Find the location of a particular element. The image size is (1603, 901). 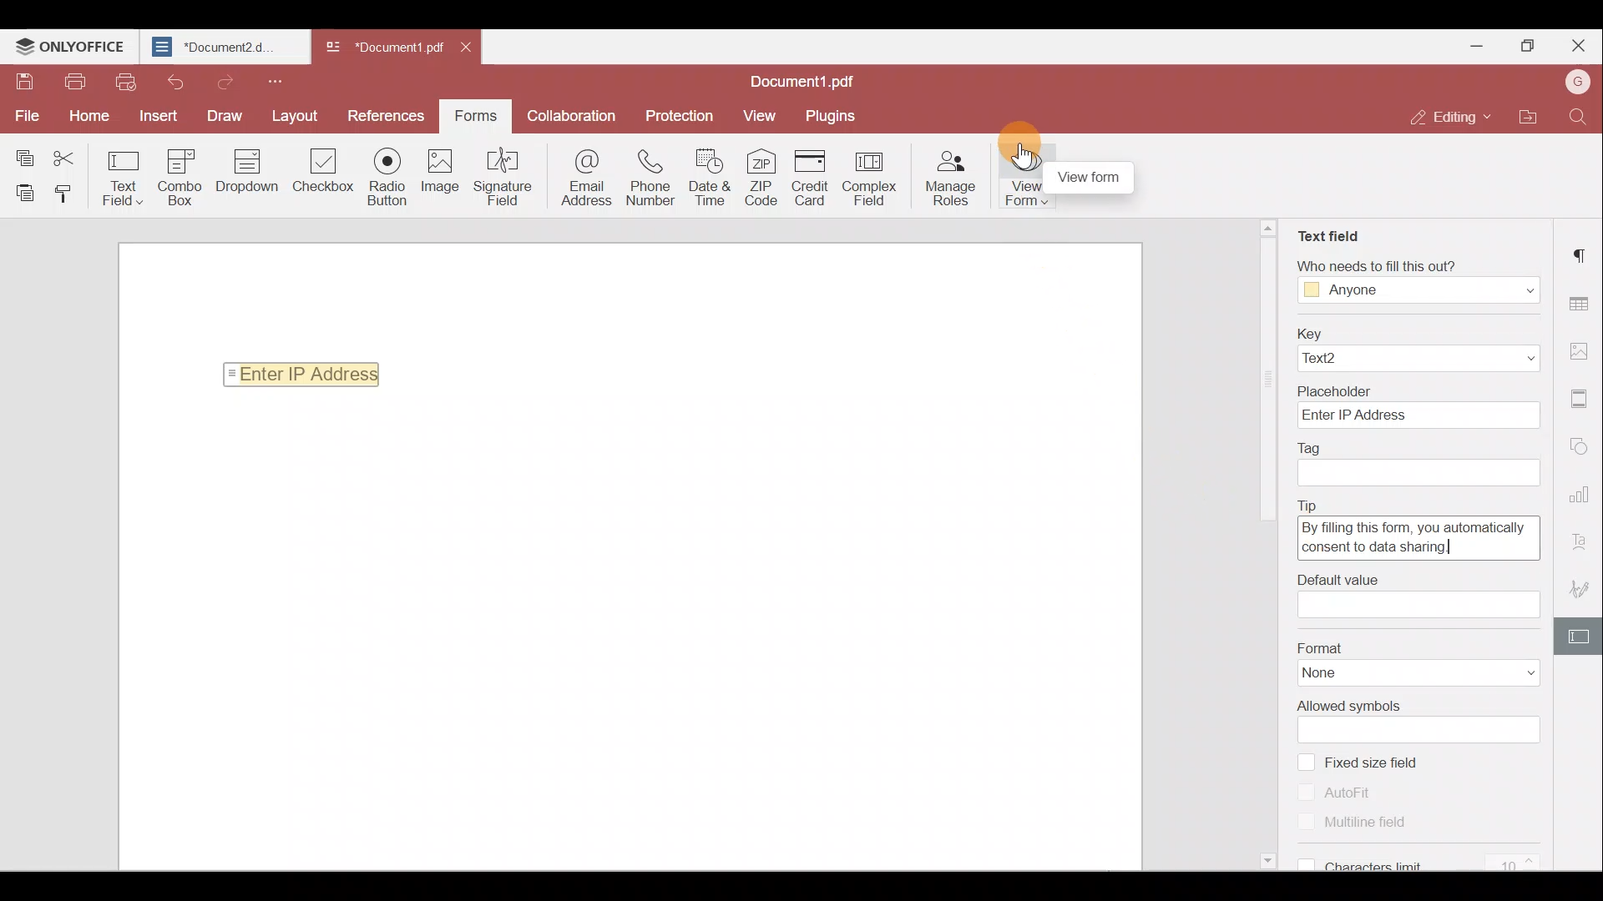

Working area is located at coordinates (627, 635).